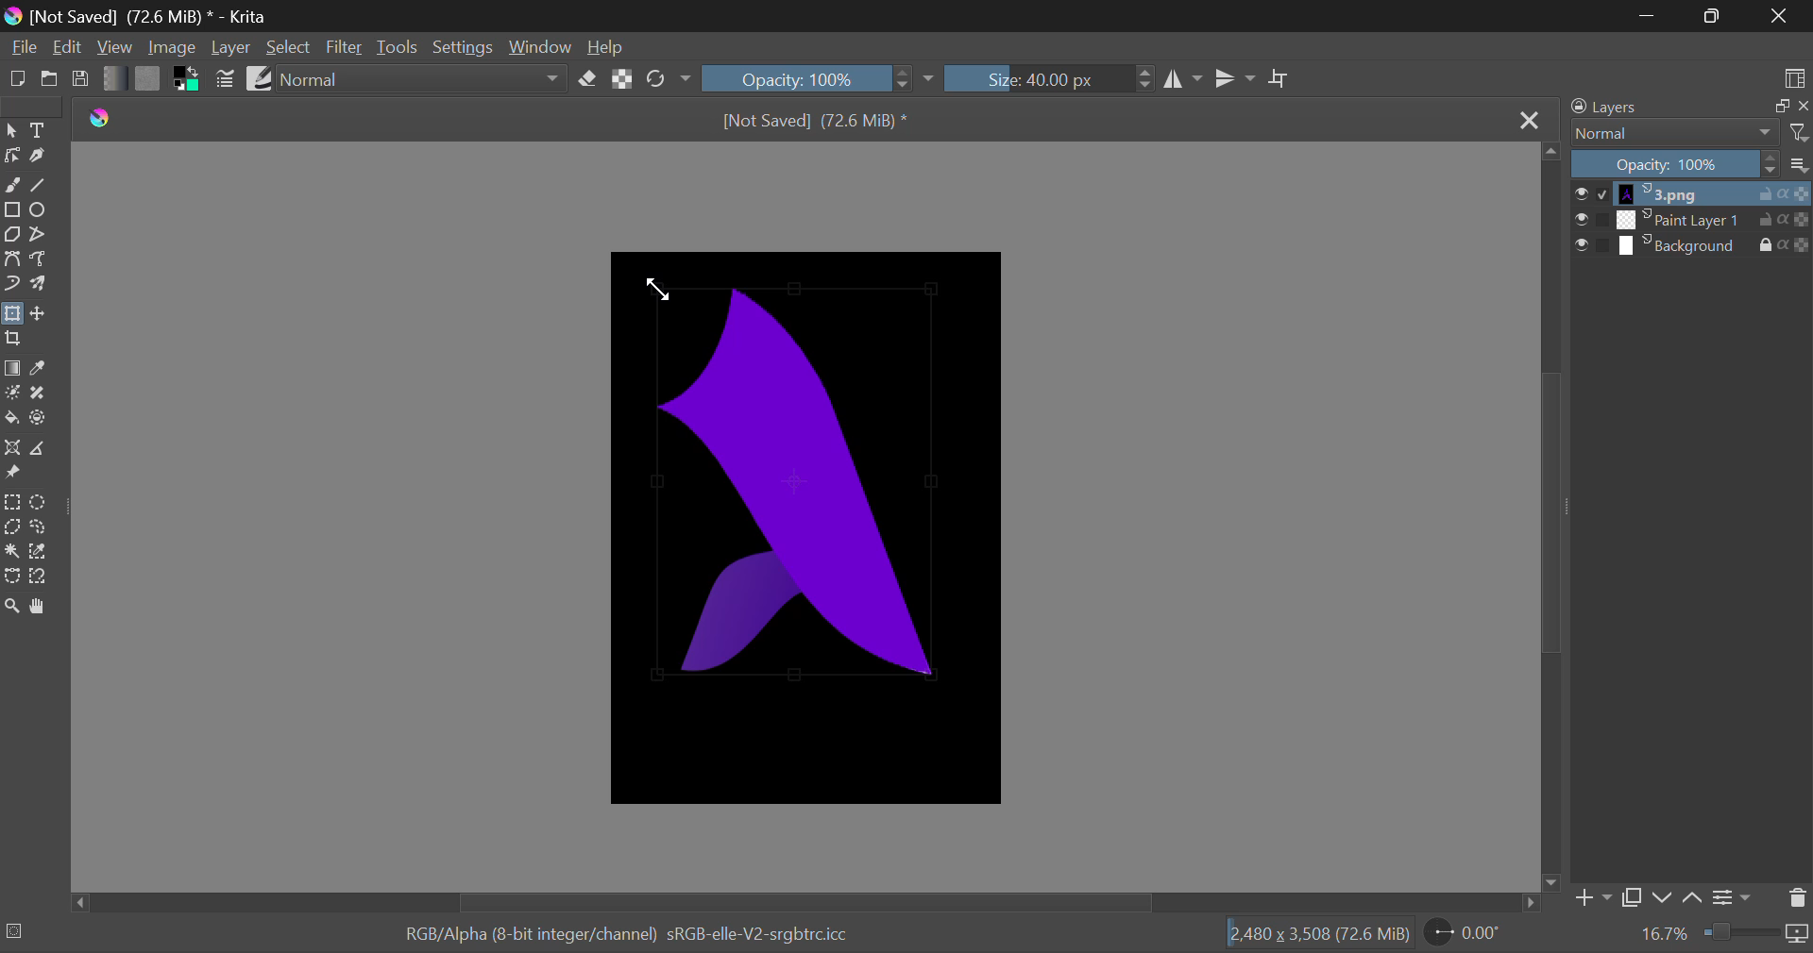 Image resolution: width=1813 pixels, height=953 pixels. What do you see at coordinates (1739, 931) in the screenshot?
I see `Zoom slider` at bounding box center [1739, 931].